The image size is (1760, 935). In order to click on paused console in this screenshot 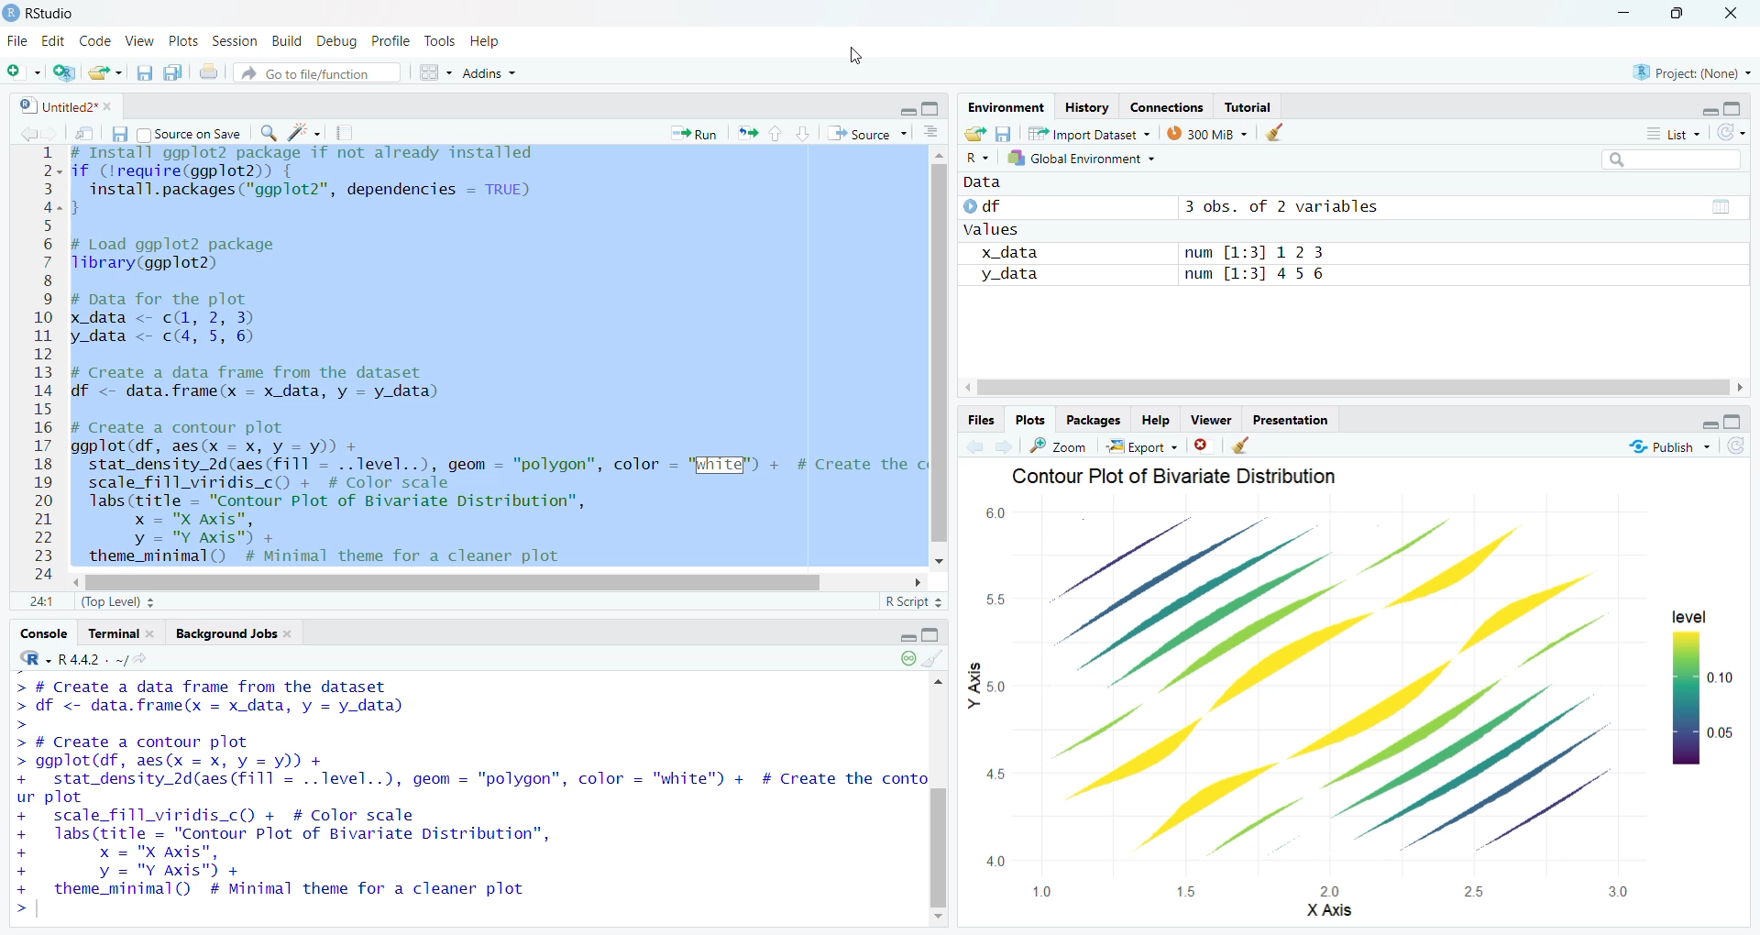, I will do `click(907, 657)`.